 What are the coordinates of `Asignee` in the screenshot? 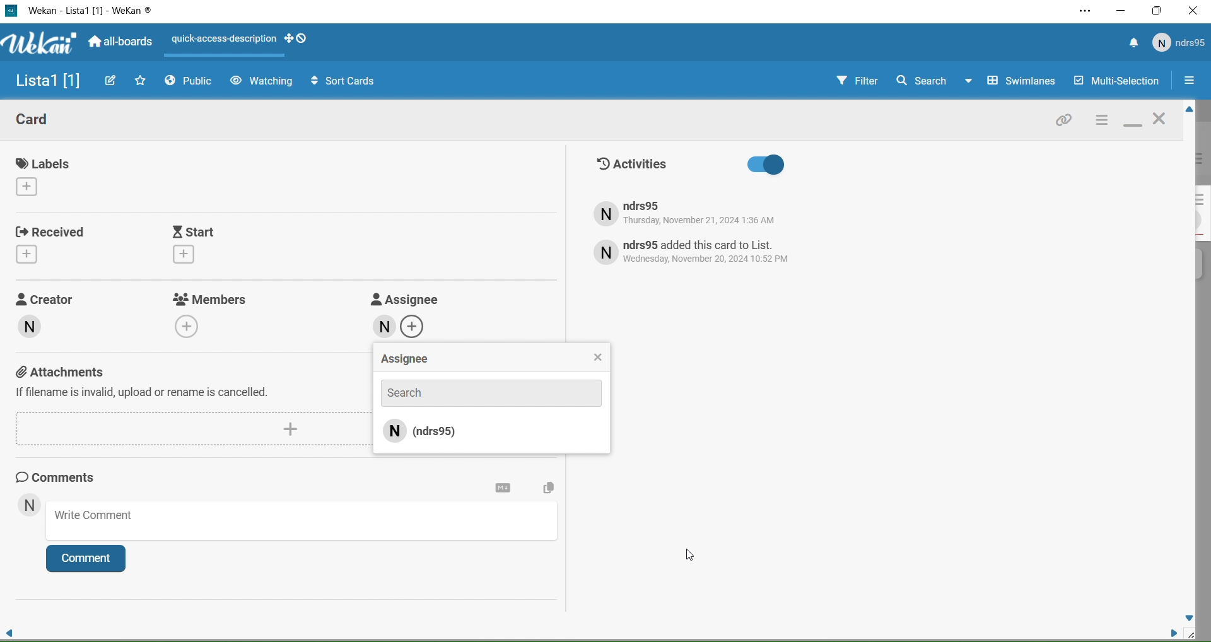 It's located at (492, 359).